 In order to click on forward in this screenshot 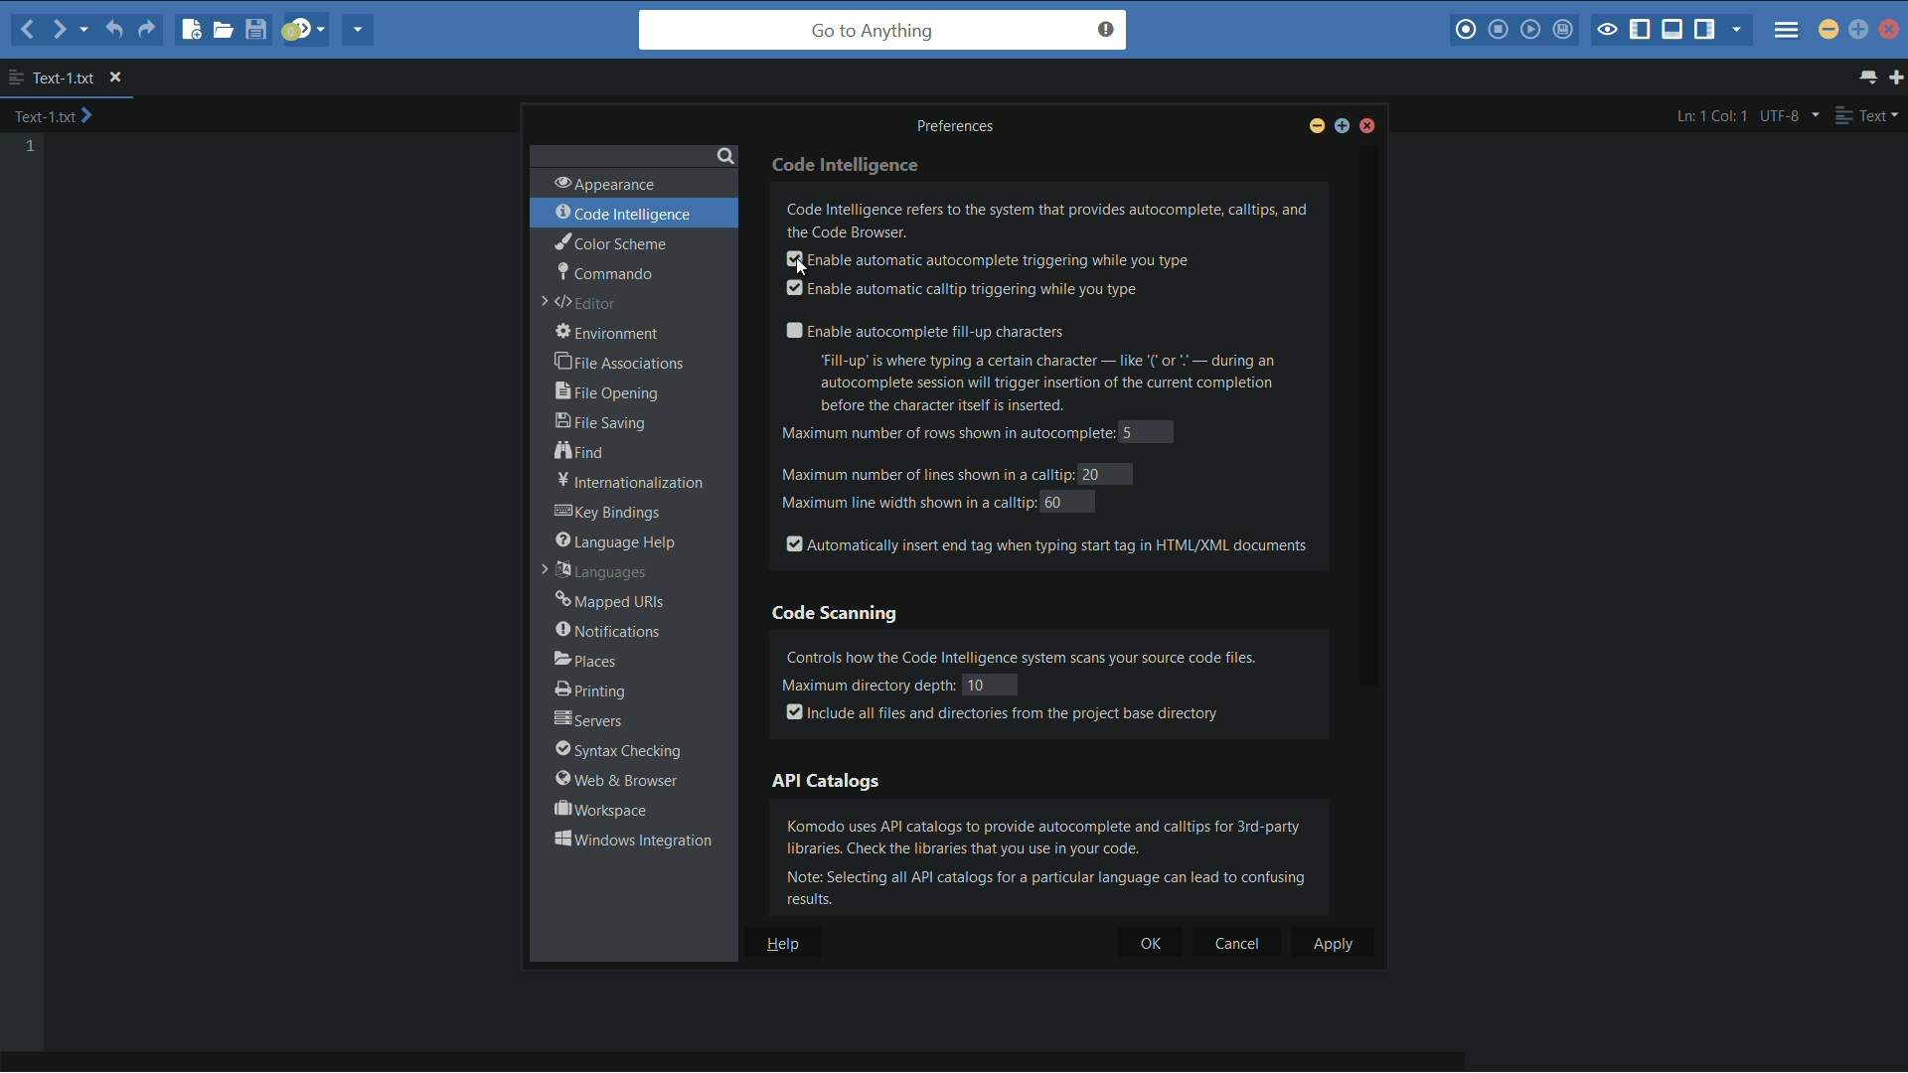, I will do `click(56, 29)`.